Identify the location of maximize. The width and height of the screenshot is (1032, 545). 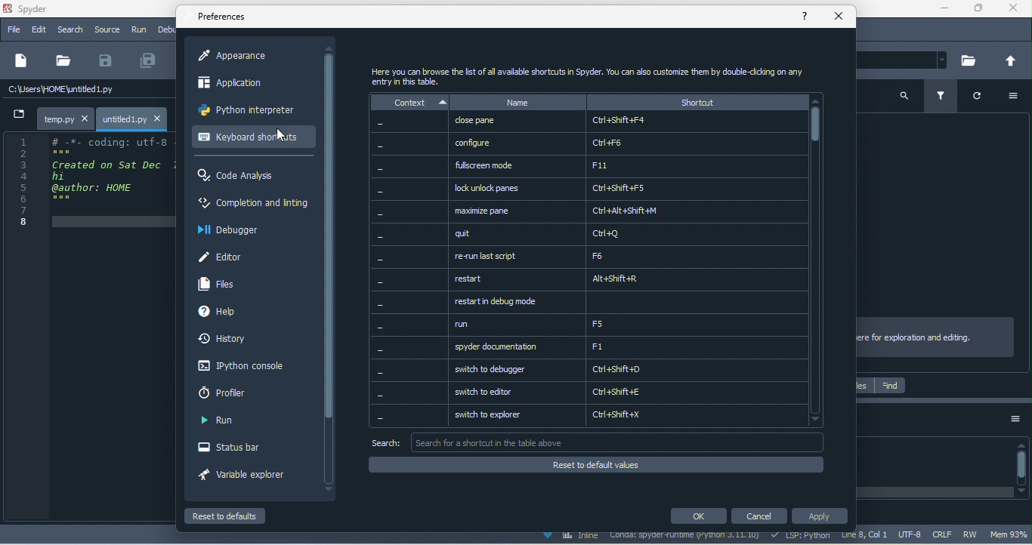
(979, 9).